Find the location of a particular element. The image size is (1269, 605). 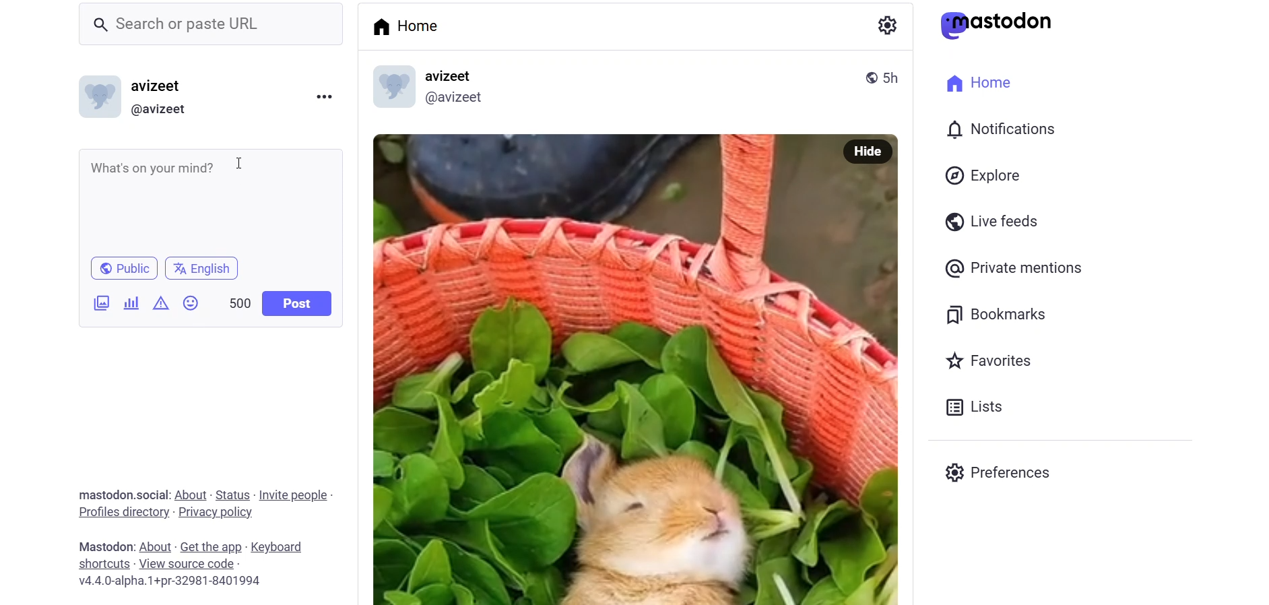

status is located at coordinates (232, 495).